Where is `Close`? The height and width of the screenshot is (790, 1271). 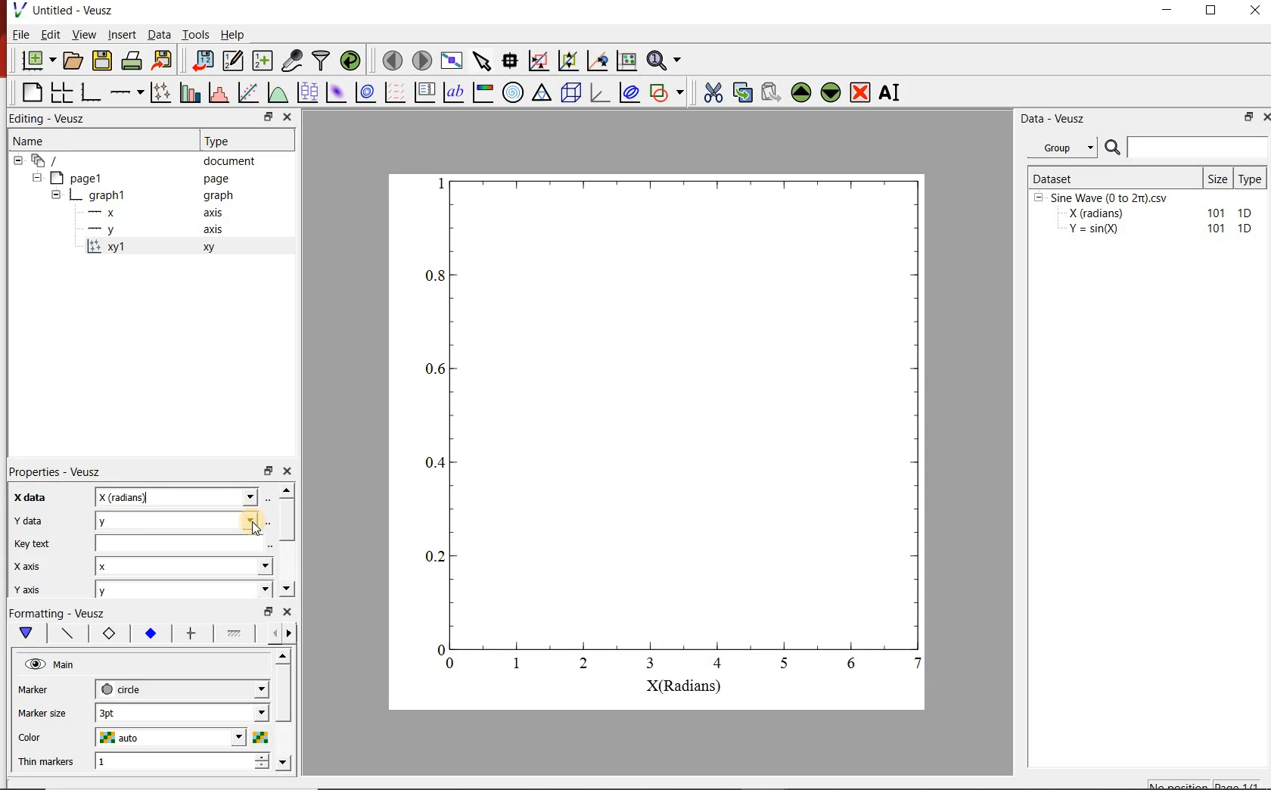
Close is located at coordinates (1257, 10).